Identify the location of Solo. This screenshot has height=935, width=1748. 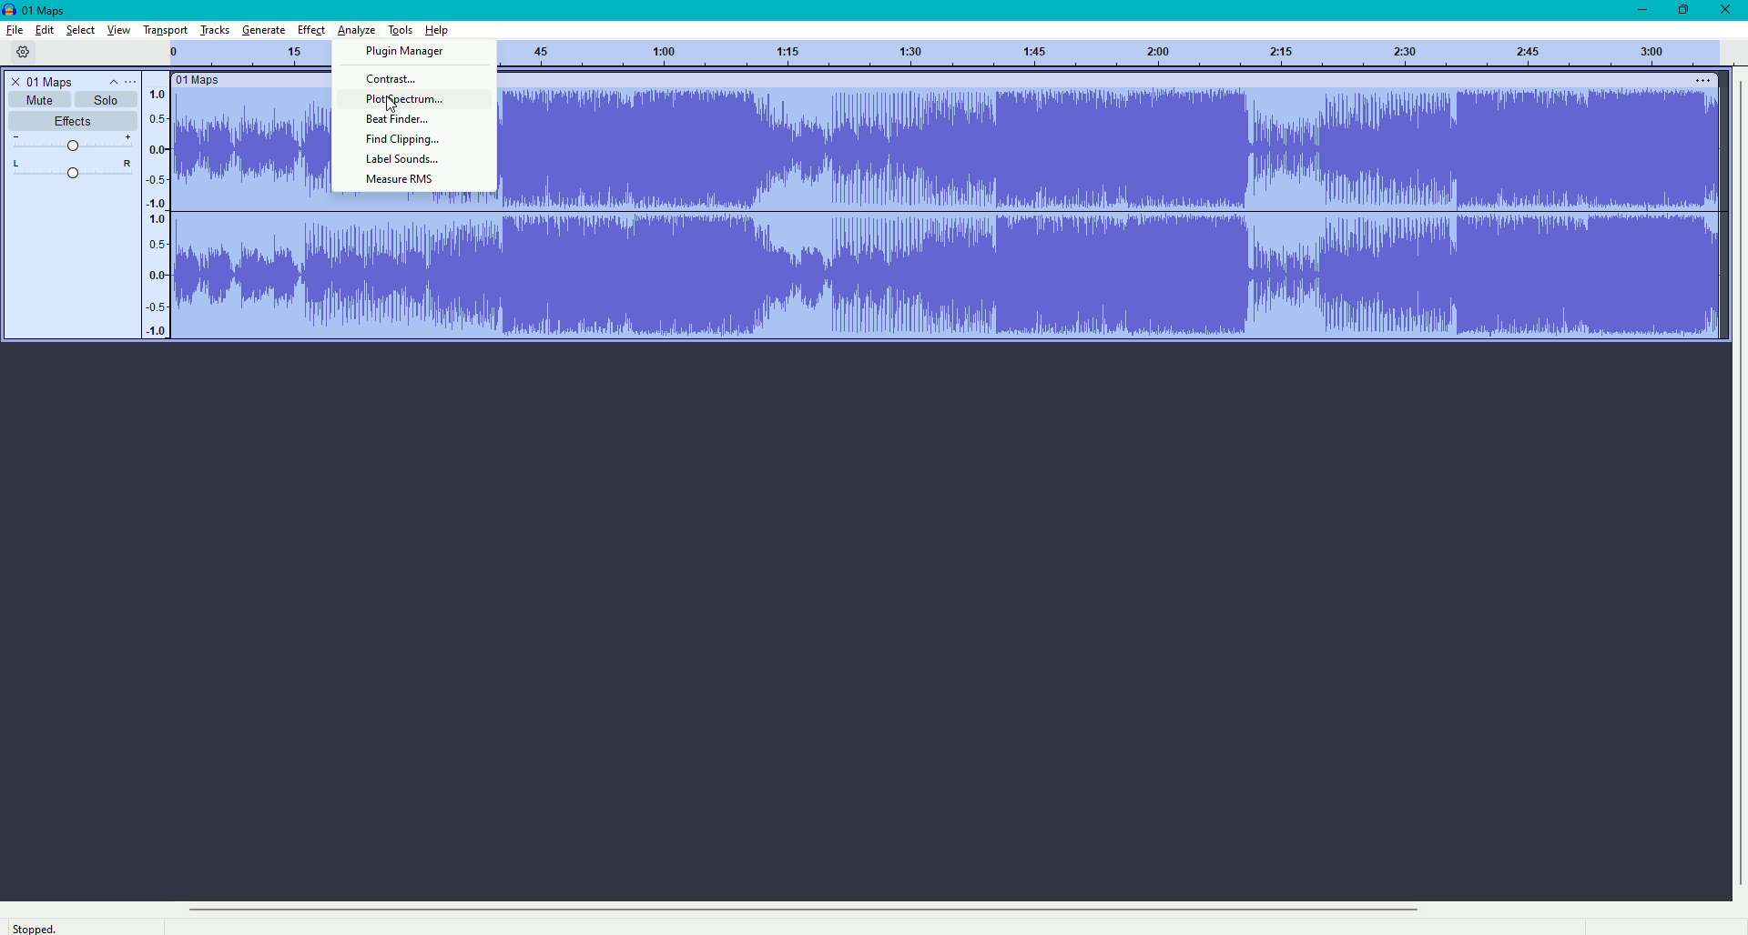
(106, 100).